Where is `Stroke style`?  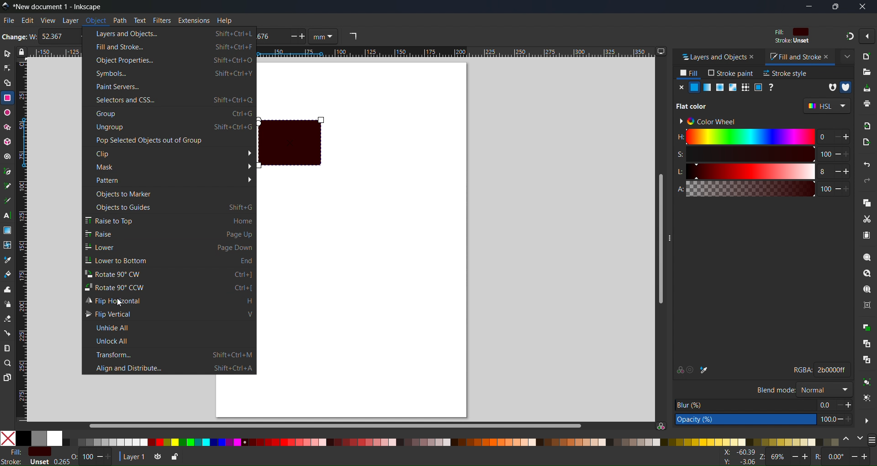
Stroke style is located at coordinates (785, 73).